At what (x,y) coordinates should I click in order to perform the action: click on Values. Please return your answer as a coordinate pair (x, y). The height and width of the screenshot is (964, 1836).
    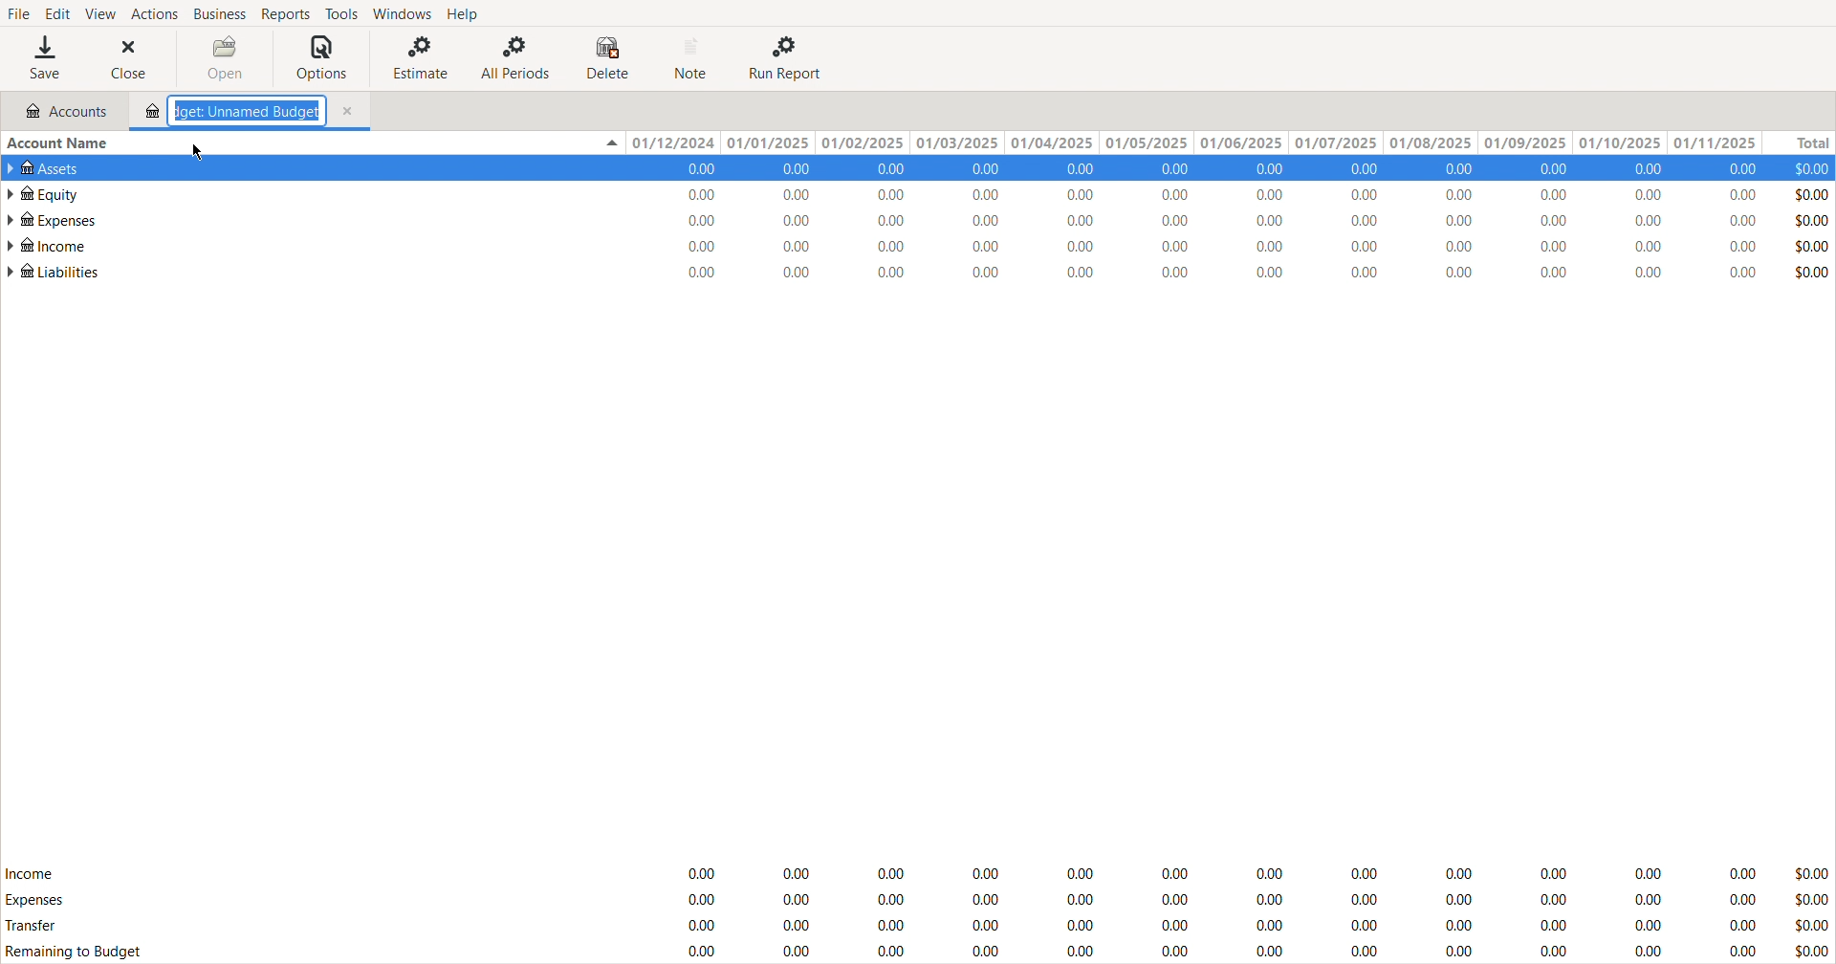
    Looking at the image, I should click on (1252, 908).